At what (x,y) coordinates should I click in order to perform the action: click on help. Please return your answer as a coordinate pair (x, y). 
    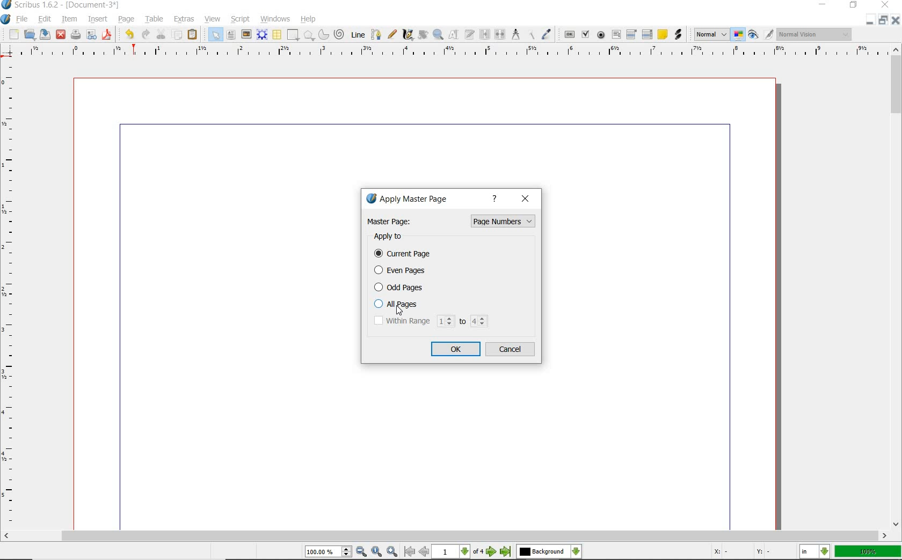
    Looking at the image, I should click on (497, 200).